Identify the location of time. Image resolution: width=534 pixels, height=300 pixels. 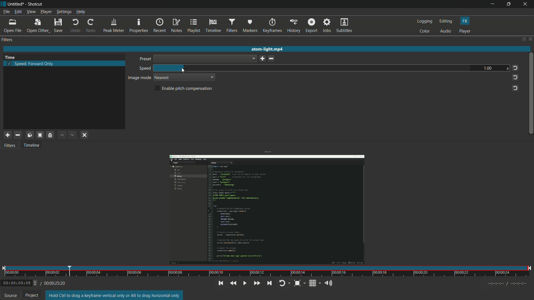
(268, 271).